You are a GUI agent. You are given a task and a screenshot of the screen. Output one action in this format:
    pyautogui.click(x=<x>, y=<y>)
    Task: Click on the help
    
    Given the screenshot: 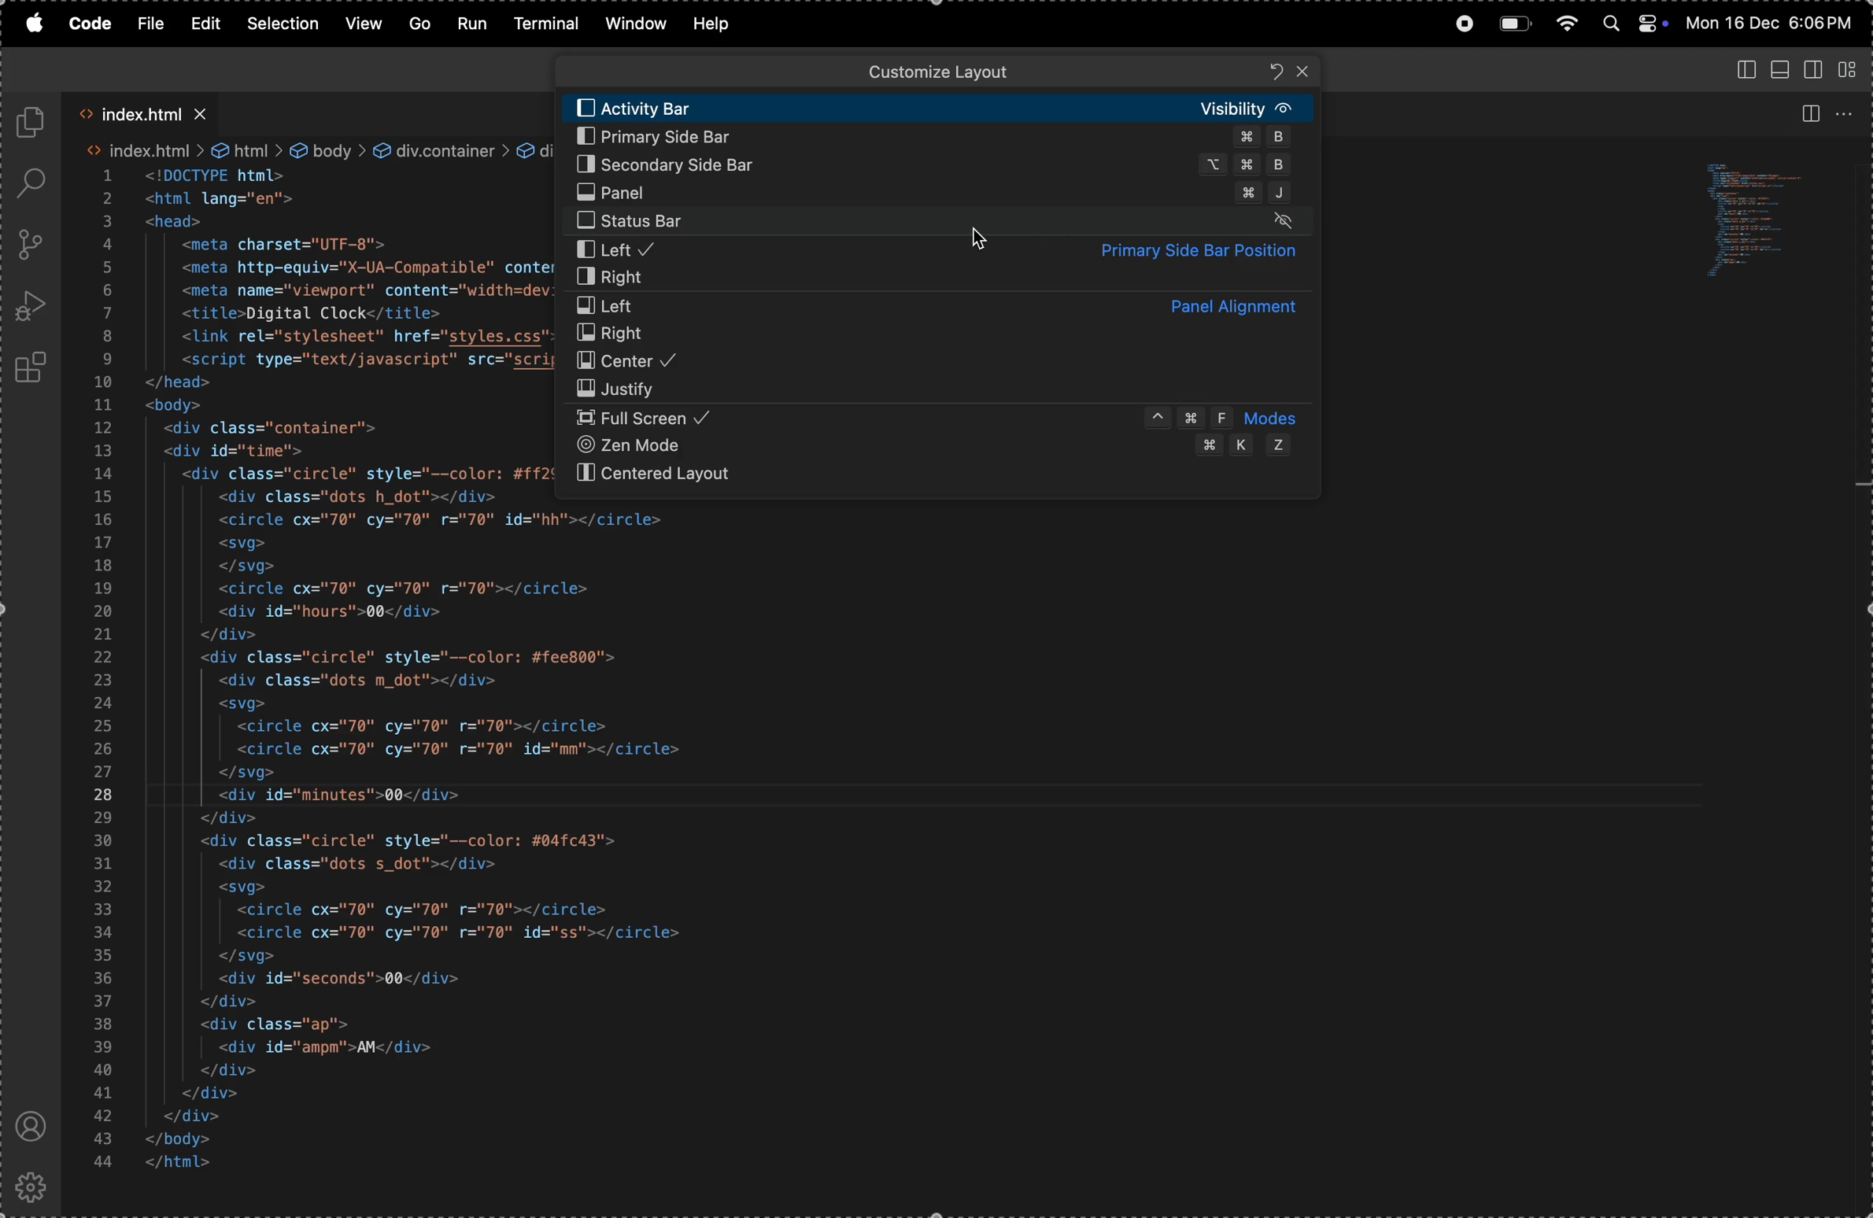 What is the action you would take?
    pyautogui.click(x=722, y=23)
    